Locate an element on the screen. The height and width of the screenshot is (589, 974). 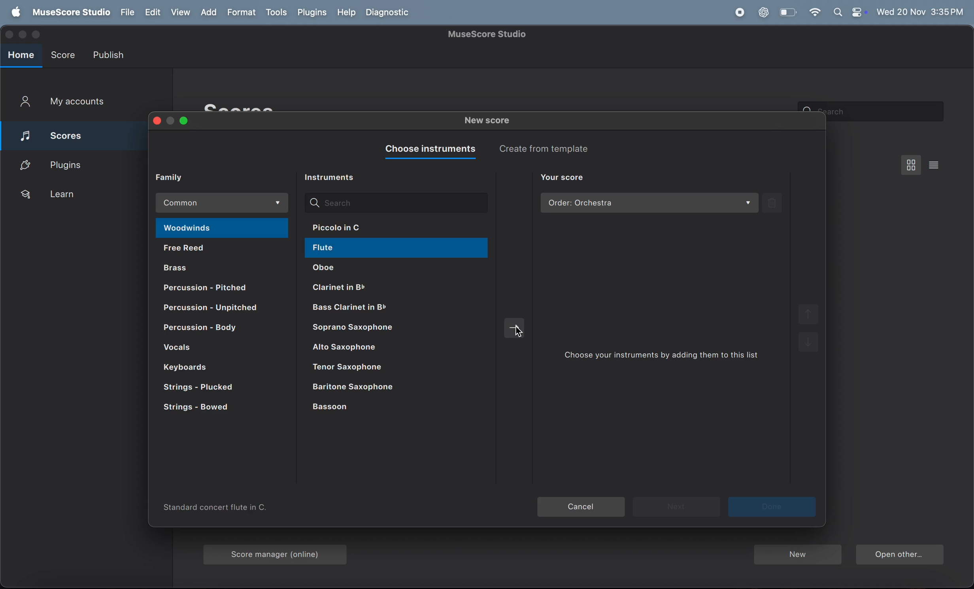
page title is located at coordinates (489, 34).